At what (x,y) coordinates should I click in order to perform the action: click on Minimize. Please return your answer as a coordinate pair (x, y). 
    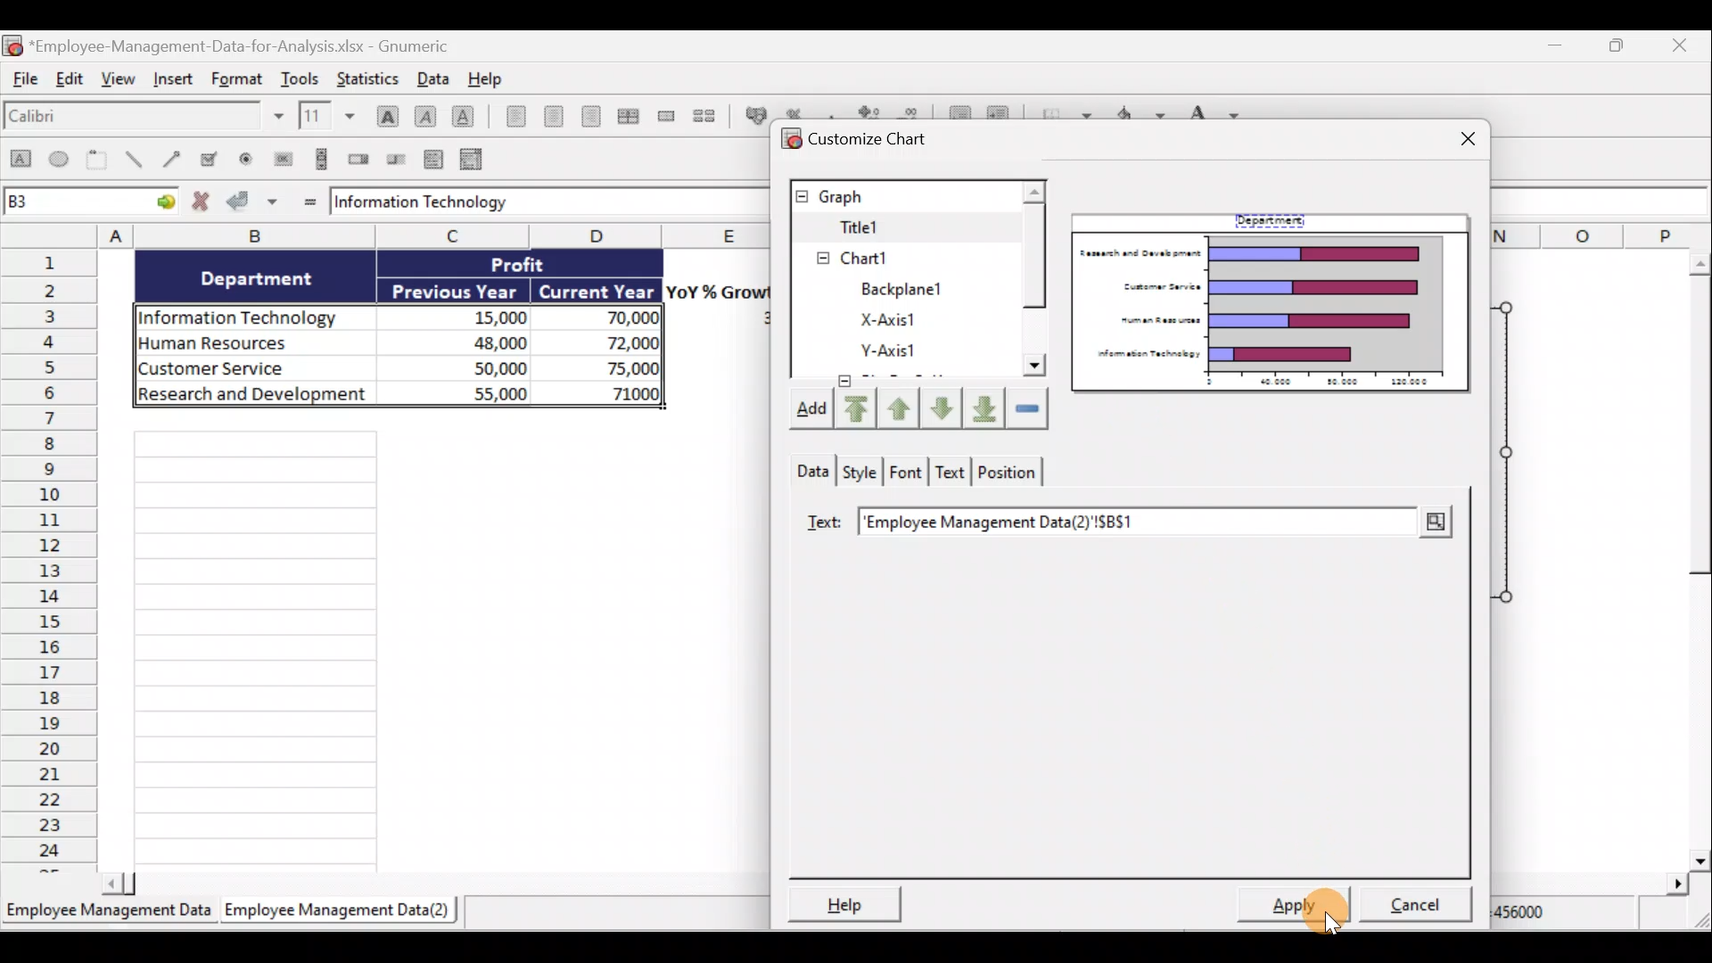
    Looking at the image, I should click on (1554, 45).